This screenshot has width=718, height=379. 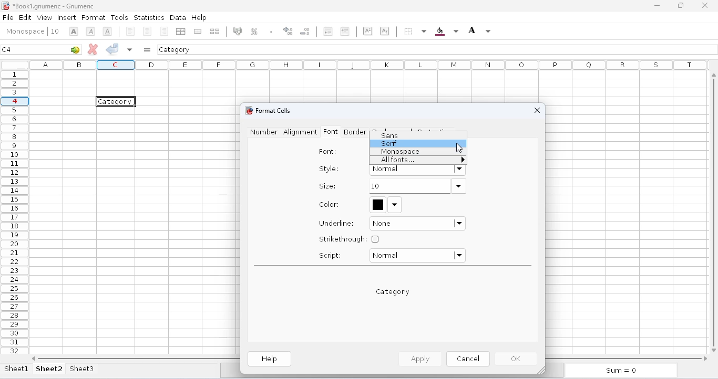 What do you see at coordinates (117, 101) in the screenshot?
I see `Category` at bounding box center [117, 101].